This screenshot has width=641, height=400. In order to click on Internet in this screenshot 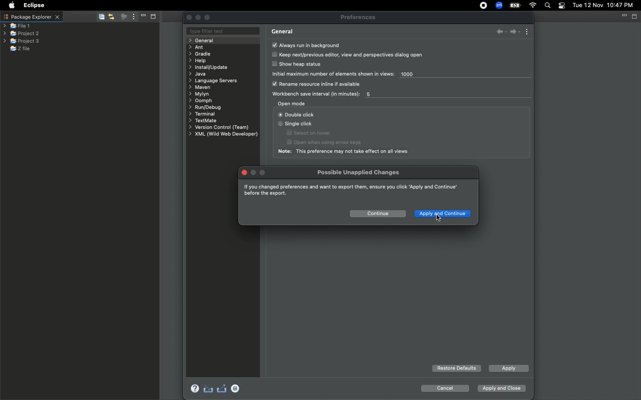, I will do `click(534, 5)`.